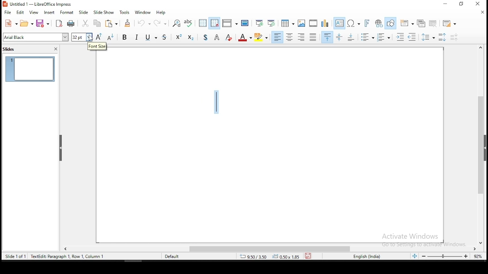 The width and height of the screenshot is (488, 274). What do you see at coordinates (205, 37) in the screenshot?
I see `Shadow` at bounding box center [205, 37].